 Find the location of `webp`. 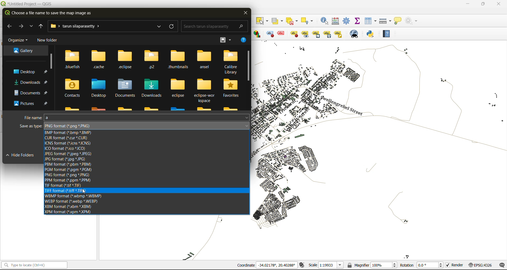

webp is located at coordinates (77, 202).